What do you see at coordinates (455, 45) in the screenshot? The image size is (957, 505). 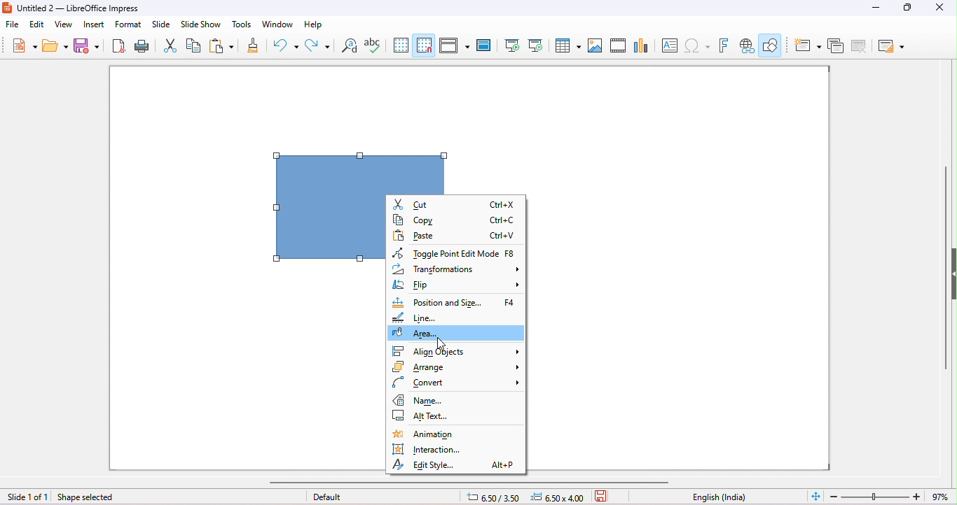 I see `display views` at bounding box center [455, 45].